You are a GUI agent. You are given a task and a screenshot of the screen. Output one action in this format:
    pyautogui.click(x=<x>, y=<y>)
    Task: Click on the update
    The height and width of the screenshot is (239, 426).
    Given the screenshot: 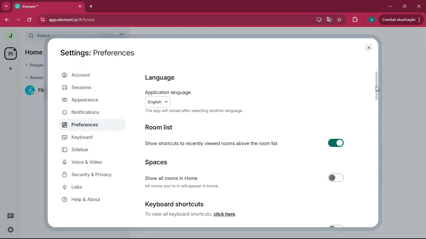 What is the action you would take?
    pyautogui.click(x=400, y=20)
    